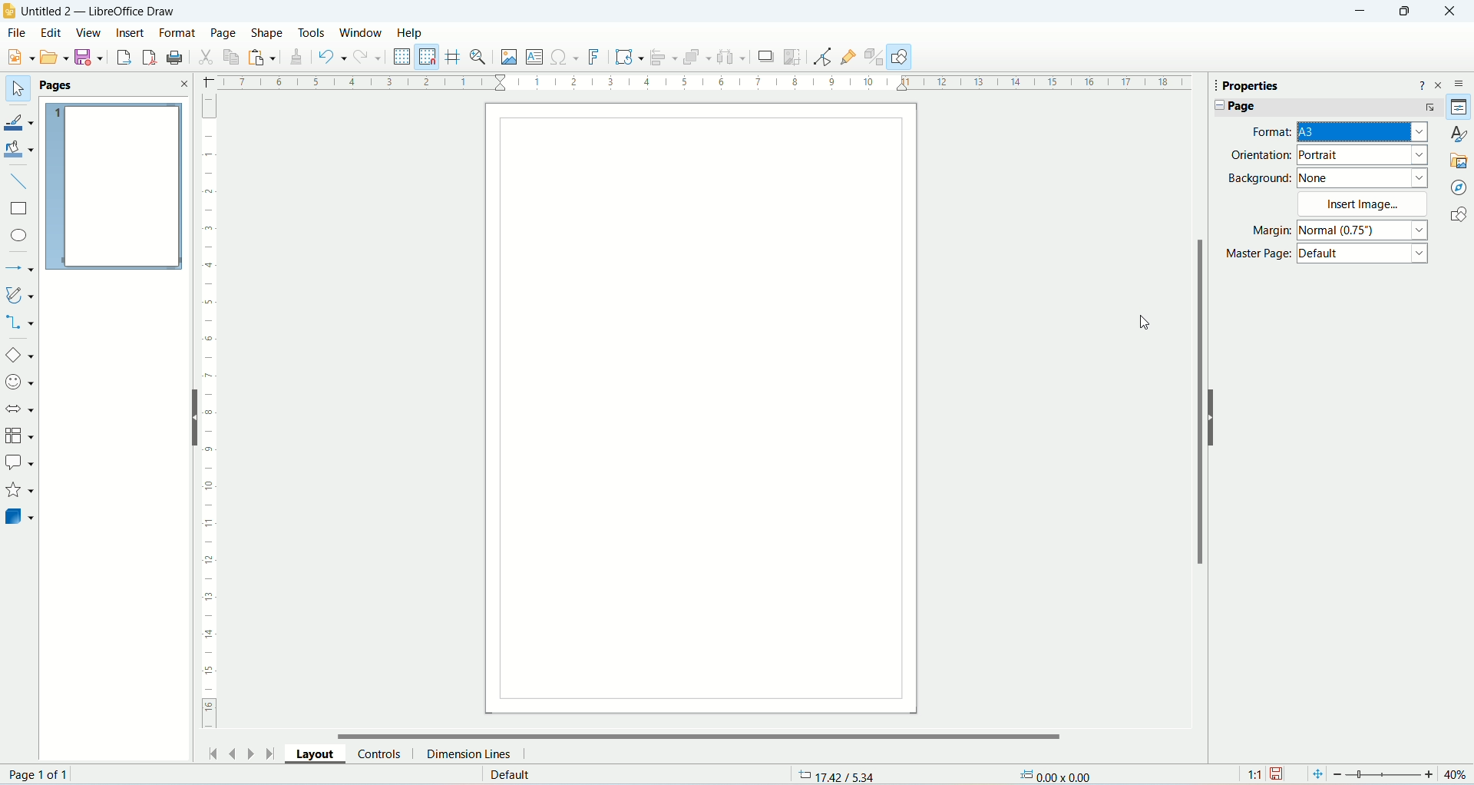  What do you see at coordinates (299, 60) in the screenshot?
I see `clone formatting` at bounding box center [299, 60].